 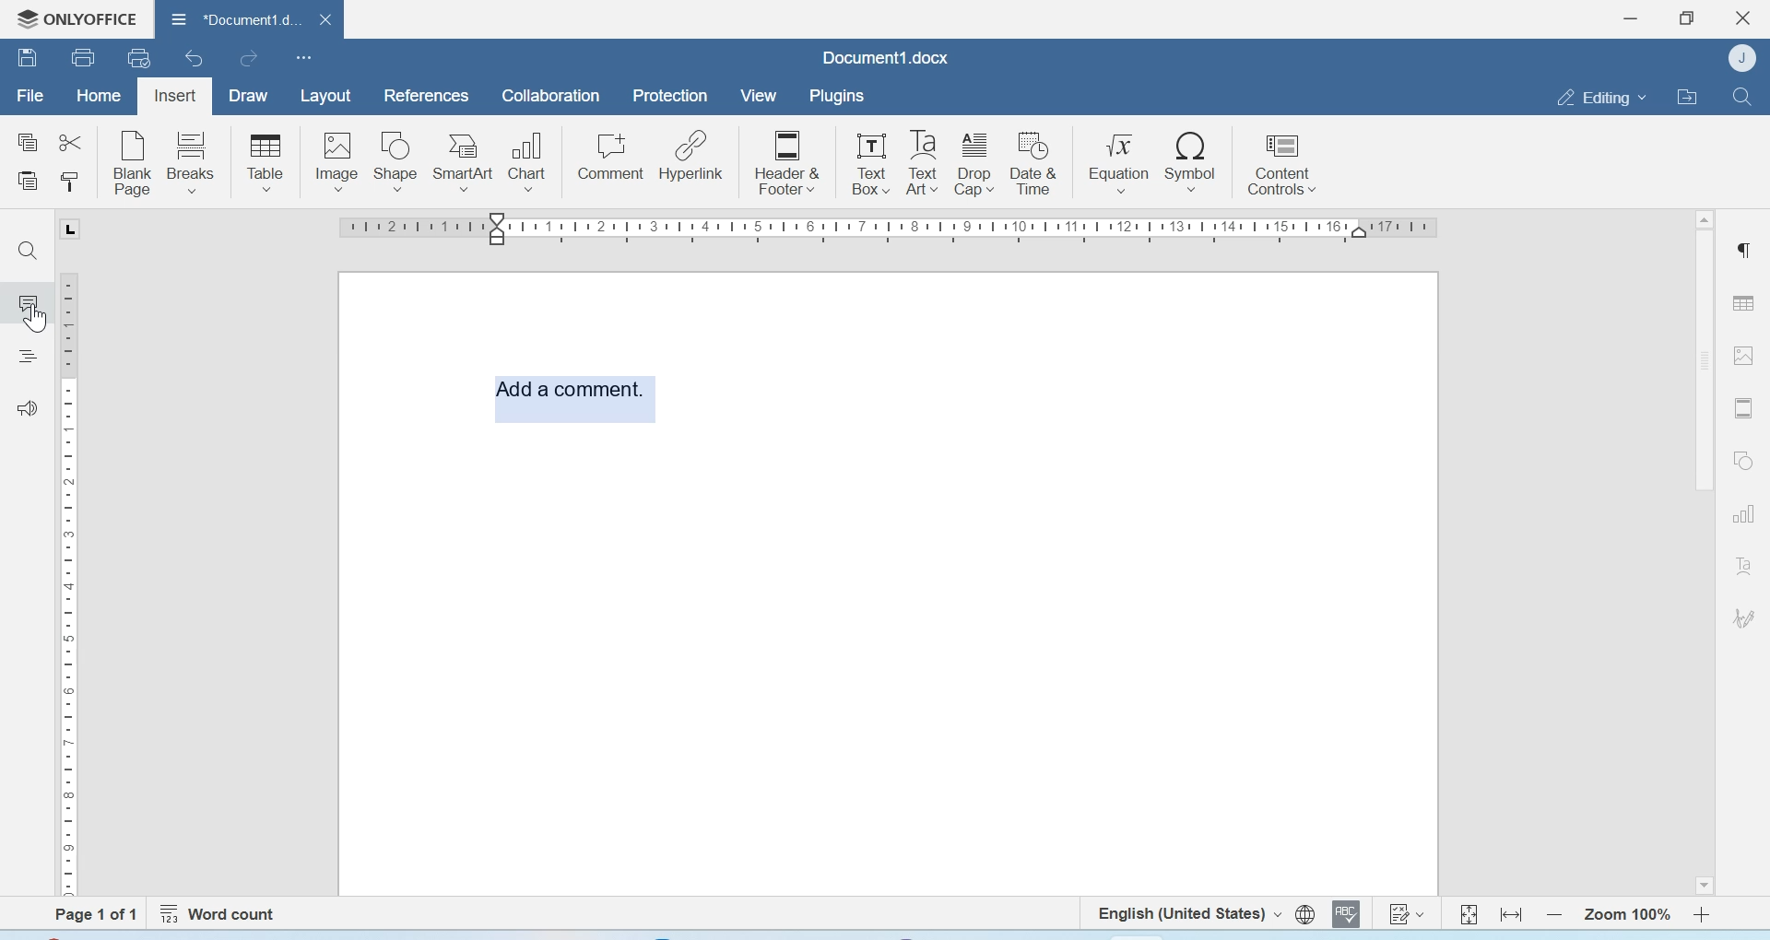 I want to click on Find, so click(x=1740, y=96).